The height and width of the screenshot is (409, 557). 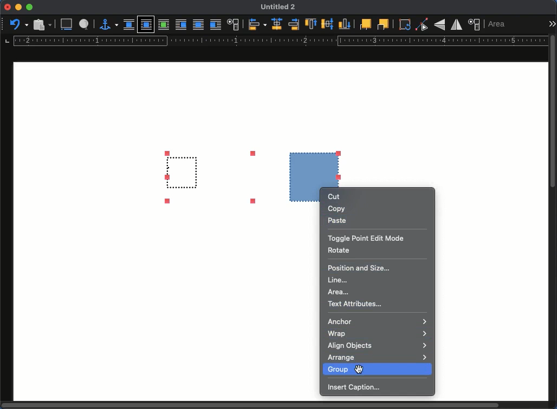 What do you see at coordinates (311, 24) in the screenshot?
I see `top` at bounding box center [311, 24].